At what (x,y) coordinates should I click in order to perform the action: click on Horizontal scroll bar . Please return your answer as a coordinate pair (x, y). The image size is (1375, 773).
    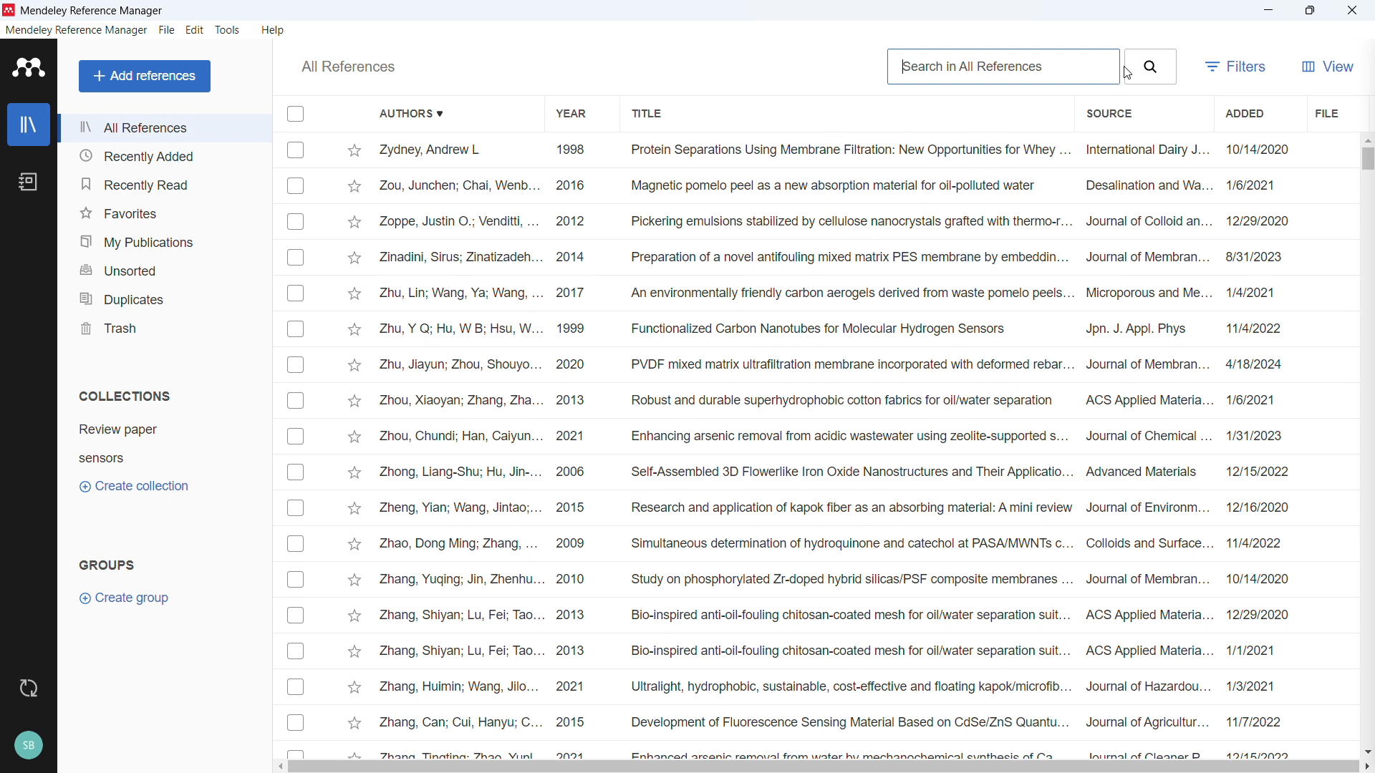
    Looking at the image, I should click on (824, 767).